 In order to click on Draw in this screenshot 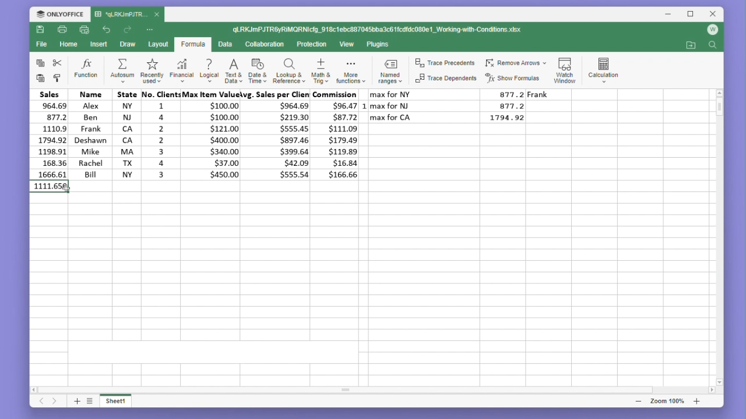, I will do `click(127, 44)`.